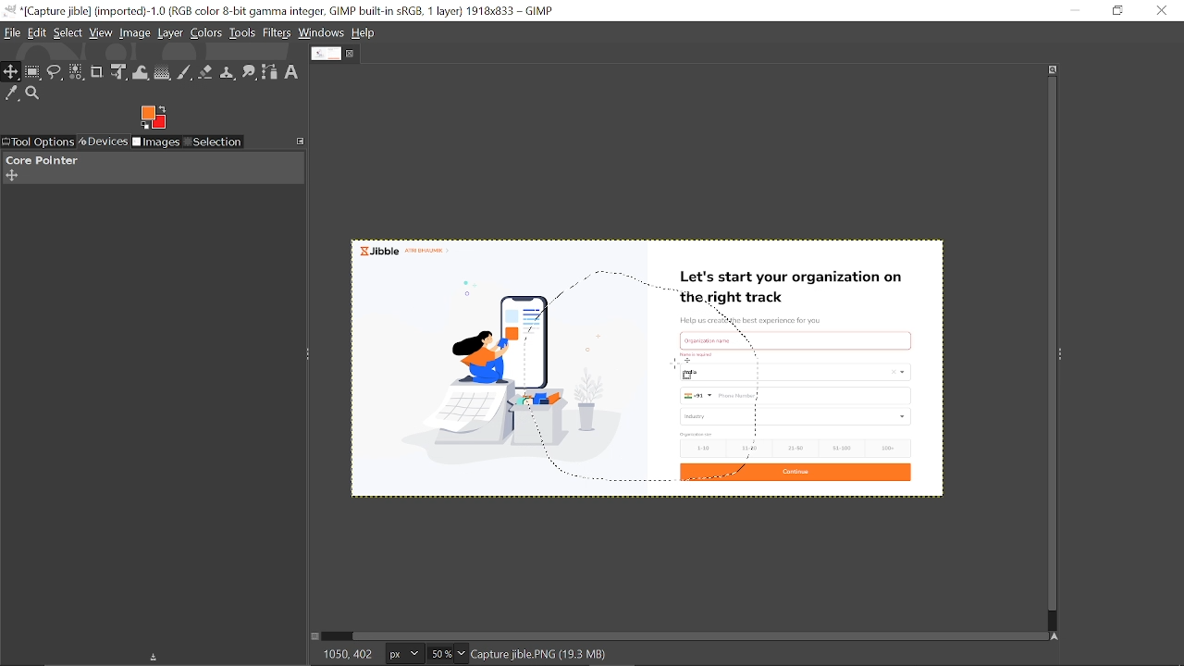 This screenshot has height=666, width=1184. I want to click on country, so click(799, 372).